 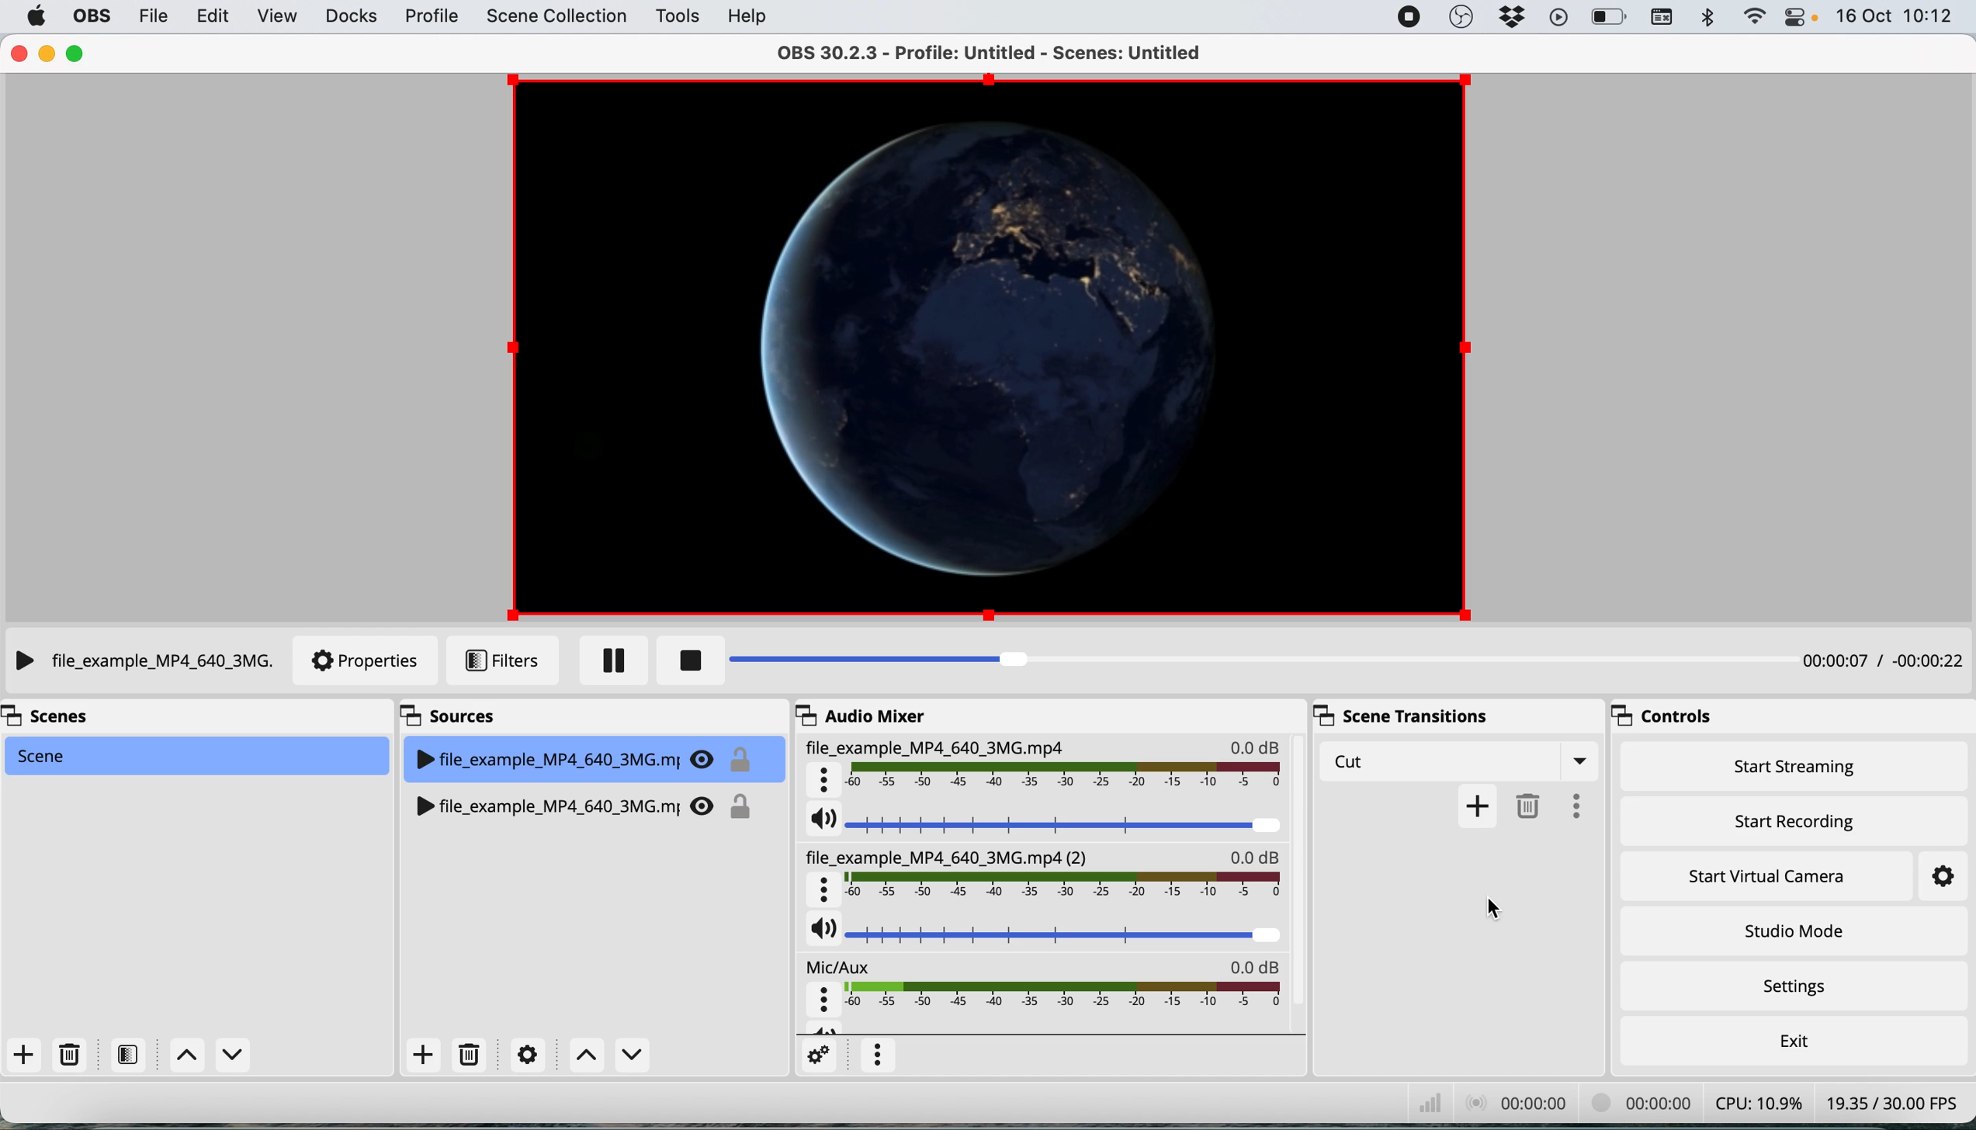 I want to click on WP file_example_MP4_640_3MG.mj, so click(x=584, y=802).